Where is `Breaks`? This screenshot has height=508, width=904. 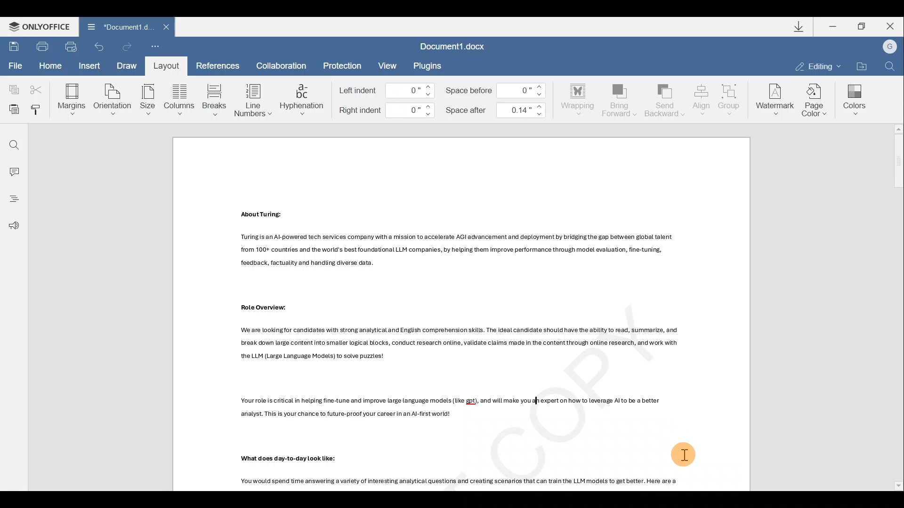
Breaks is located at coordinates (215, 97).